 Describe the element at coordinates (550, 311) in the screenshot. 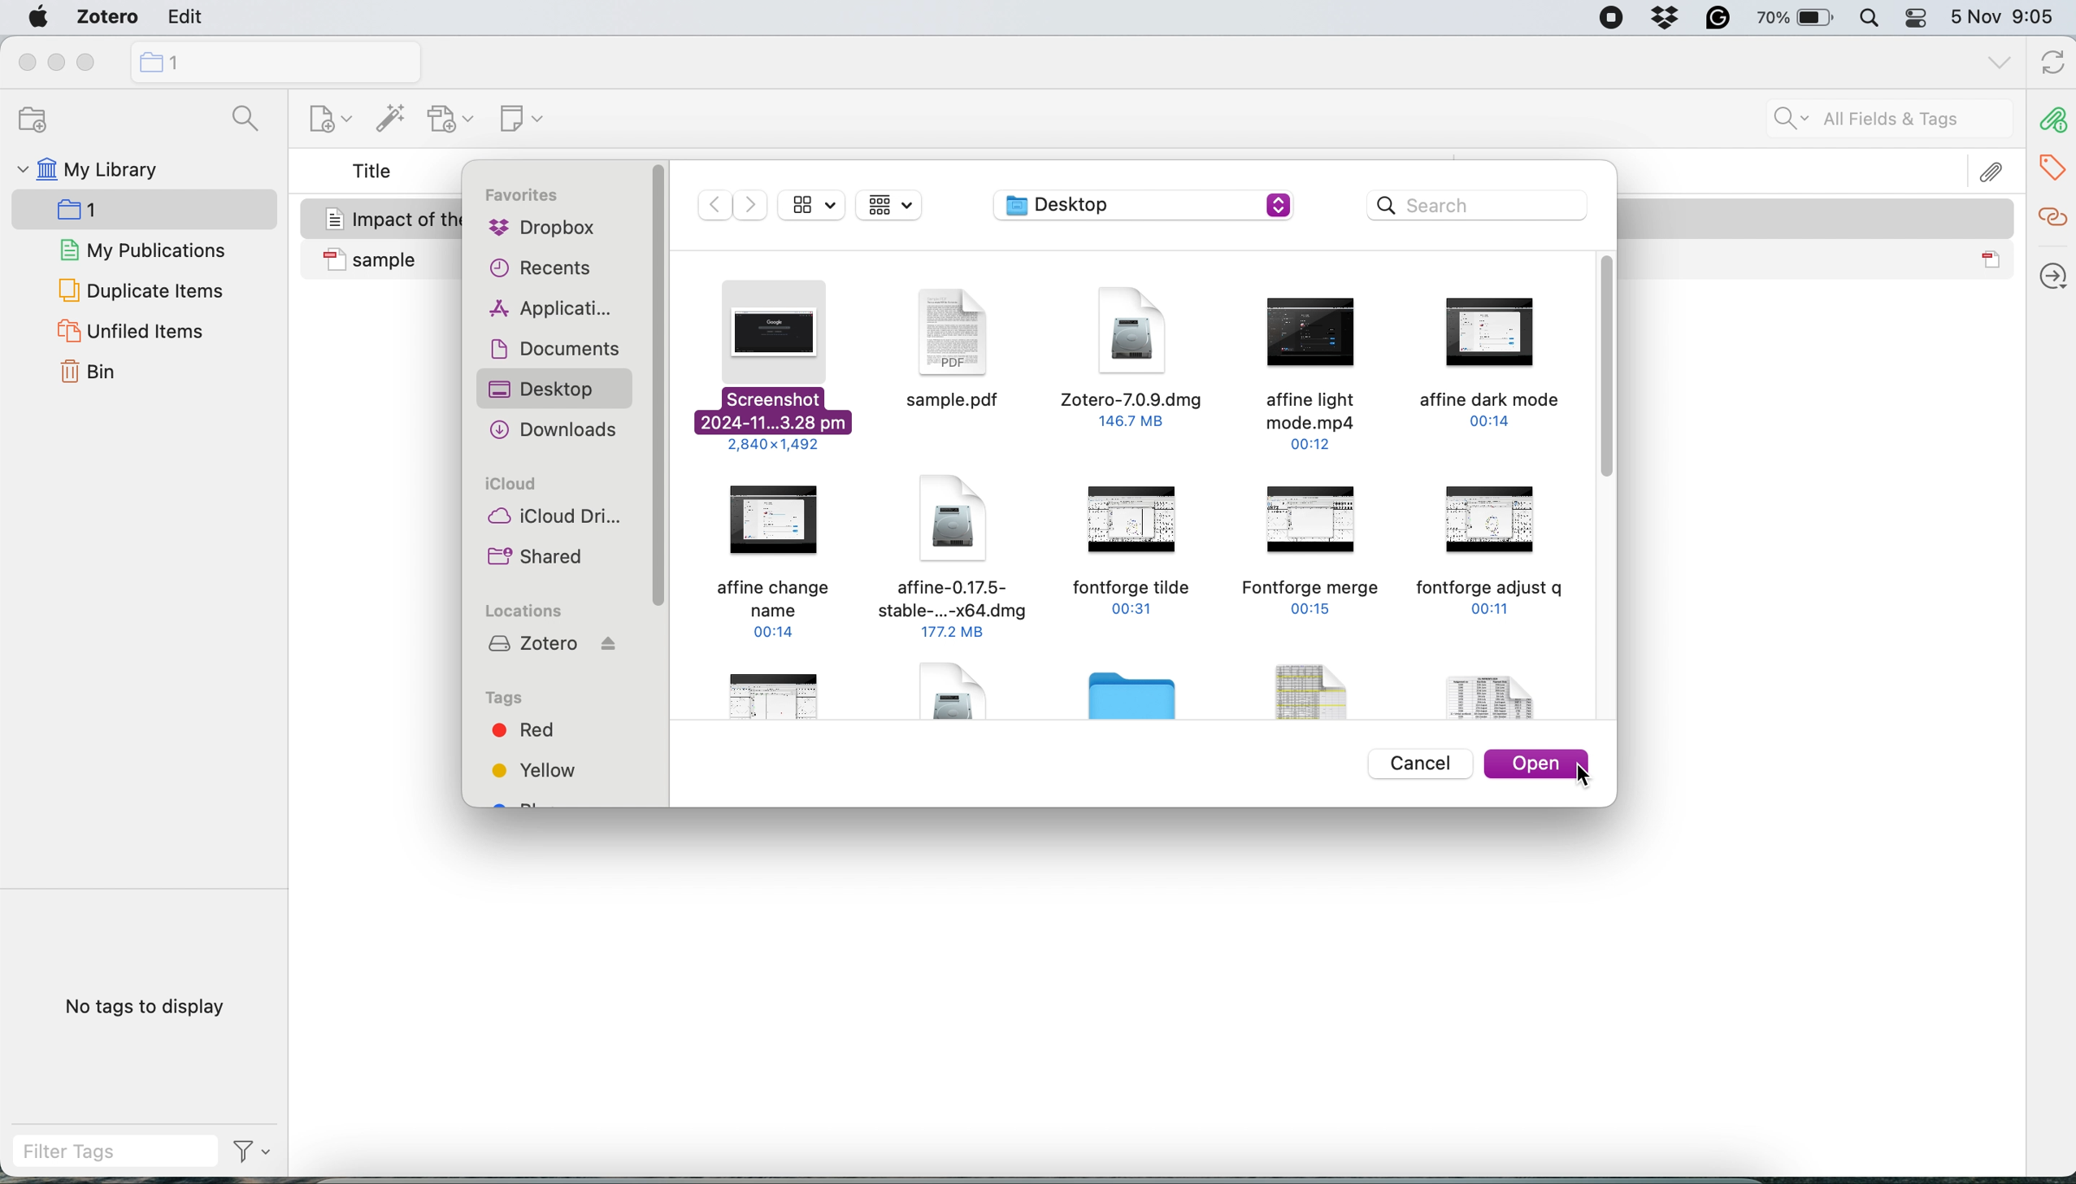

I see `applications` at that location.